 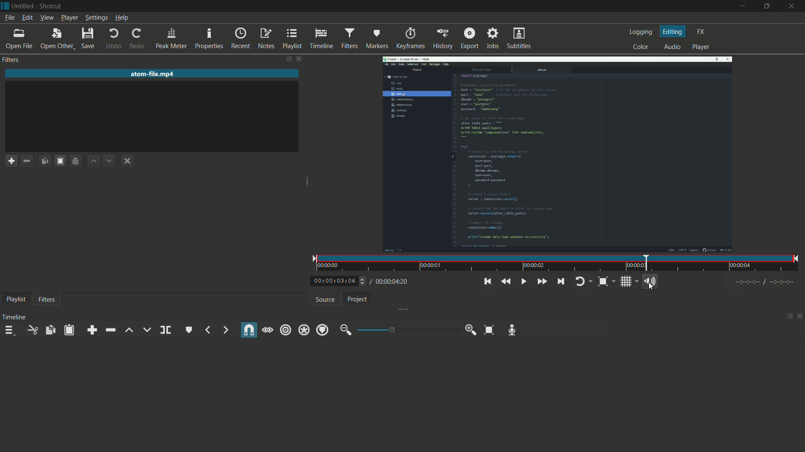 What do you see at coordinates (377, 39) in the screenshot?
I see `markers` at bounding box center [377, 39].